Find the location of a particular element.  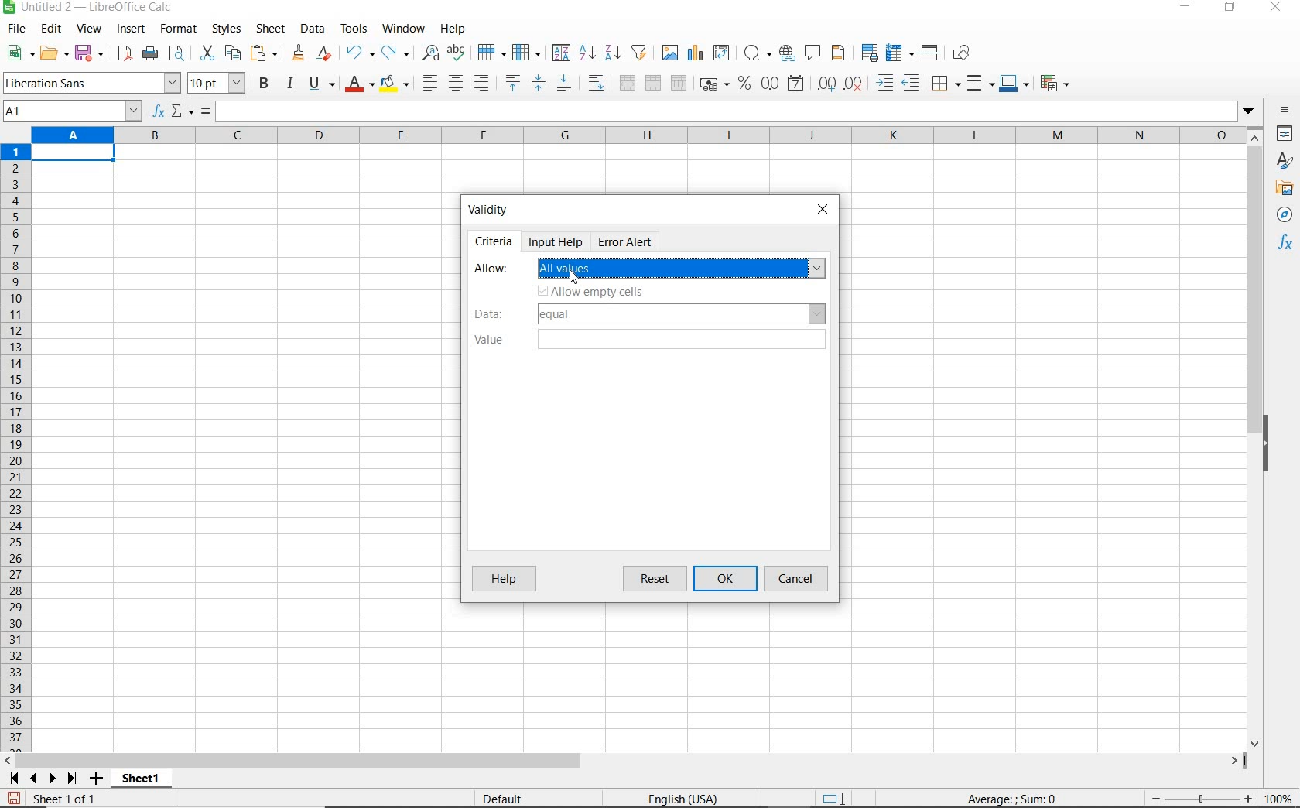

toggle print preview is located at coordinates (179, 55).